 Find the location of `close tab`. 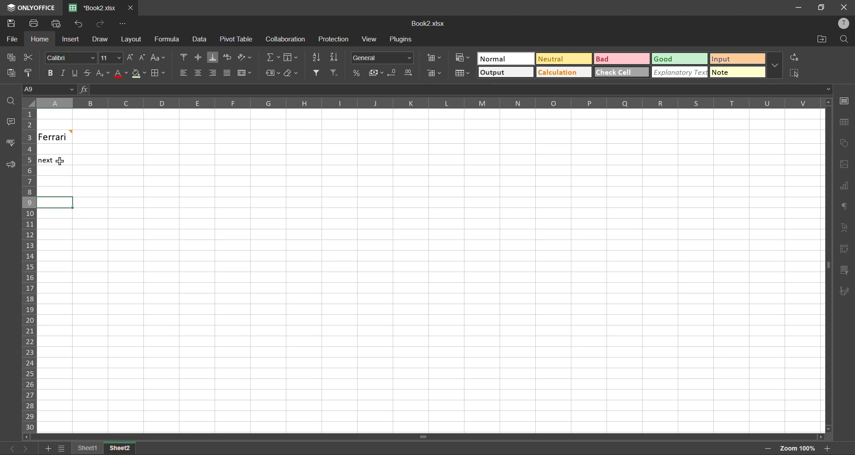

close tab is located at coordinates (132, 7).